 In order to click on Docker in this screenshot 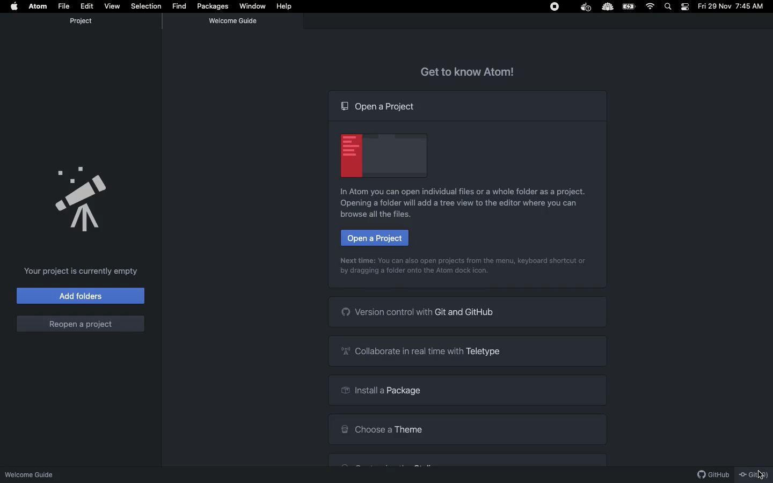, I will do `click(586, 8)`.